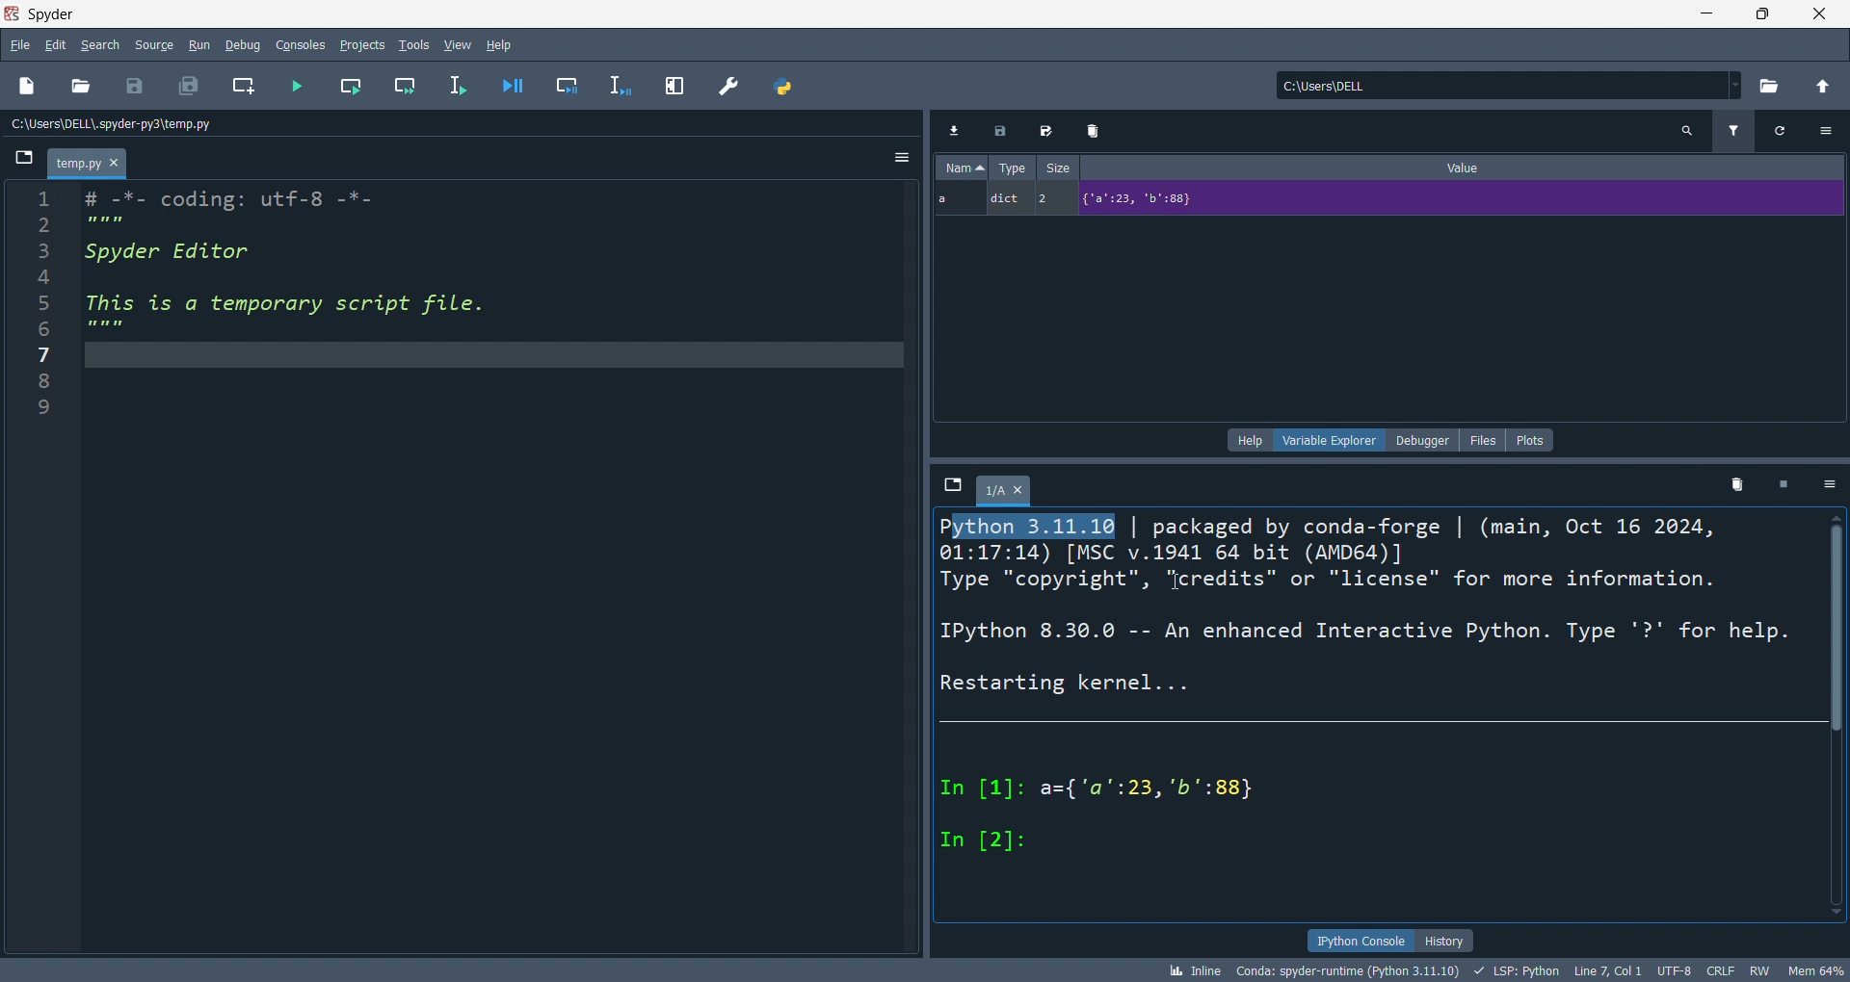 The image size is (1850, 982). I want to click on debug line, so click(627, 87).